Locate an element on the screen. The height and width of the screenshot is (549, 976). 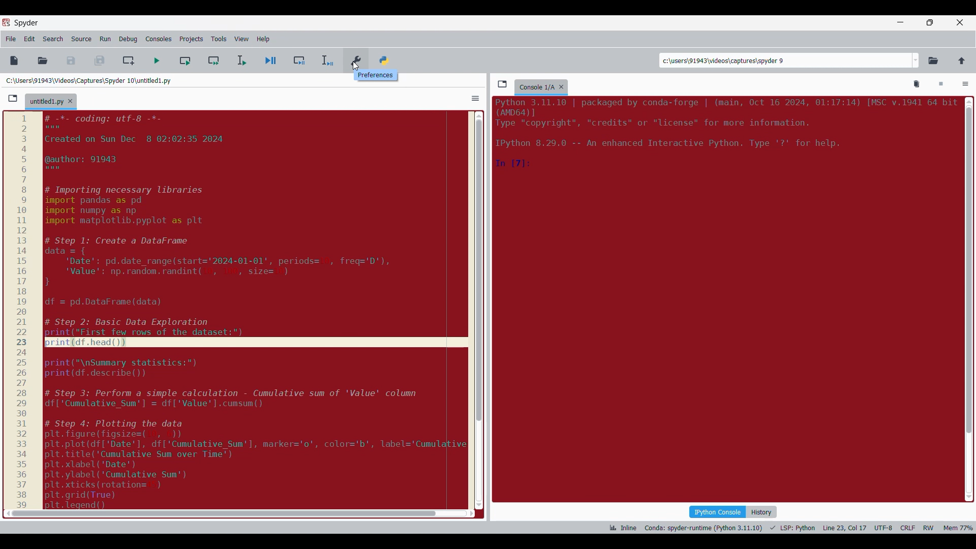
IPython console is located at coordinates (717, 511).